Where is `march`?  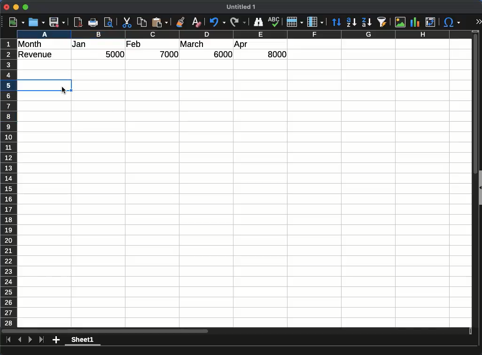
march is located at coordinates (193, 44).